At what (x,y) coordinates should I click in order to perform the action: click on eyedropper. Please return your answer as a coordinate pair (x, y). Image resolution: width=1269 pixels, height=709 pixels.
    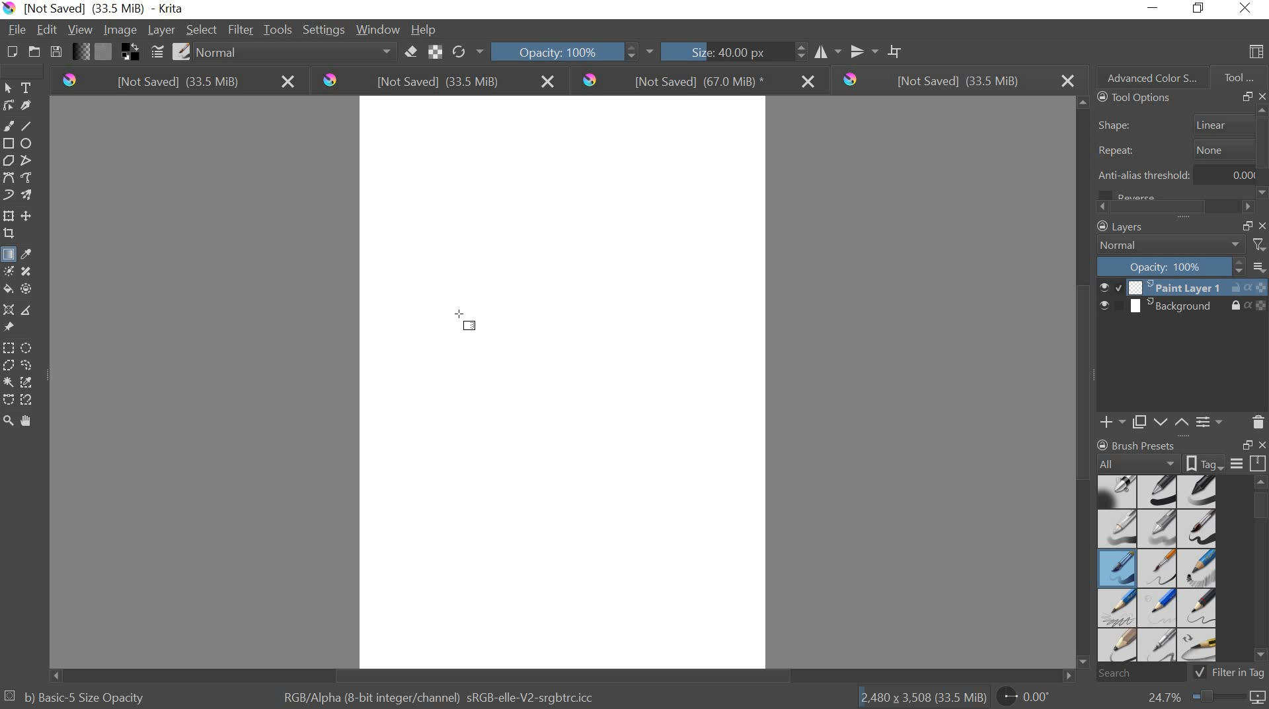
    Looking at the image, I should click on (29, 253).